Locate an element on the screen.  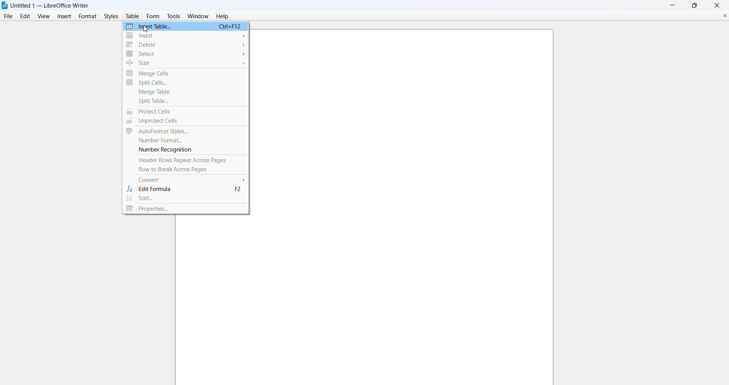
styles is located at coordinates (110, 16).